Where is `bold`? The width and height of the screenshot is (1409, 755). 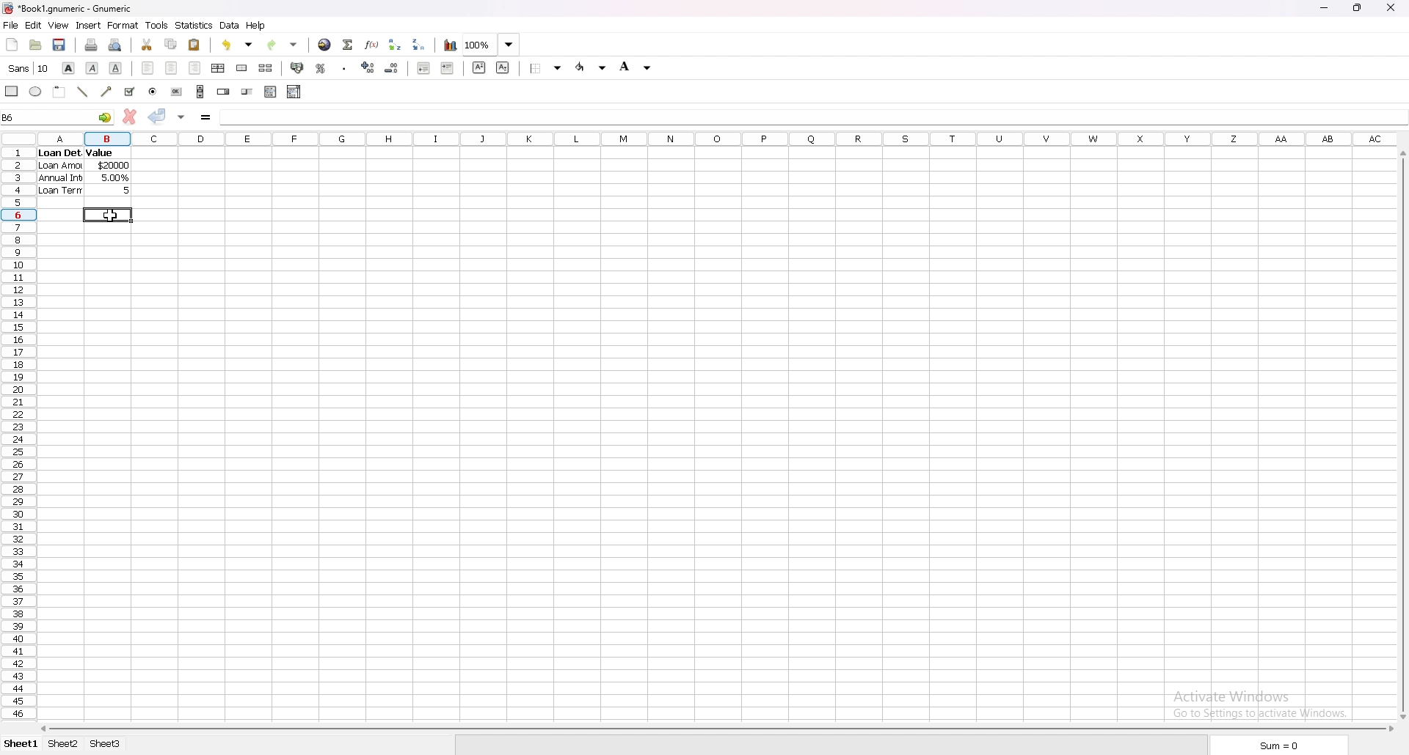
bold is located at coordinates (68, 67).